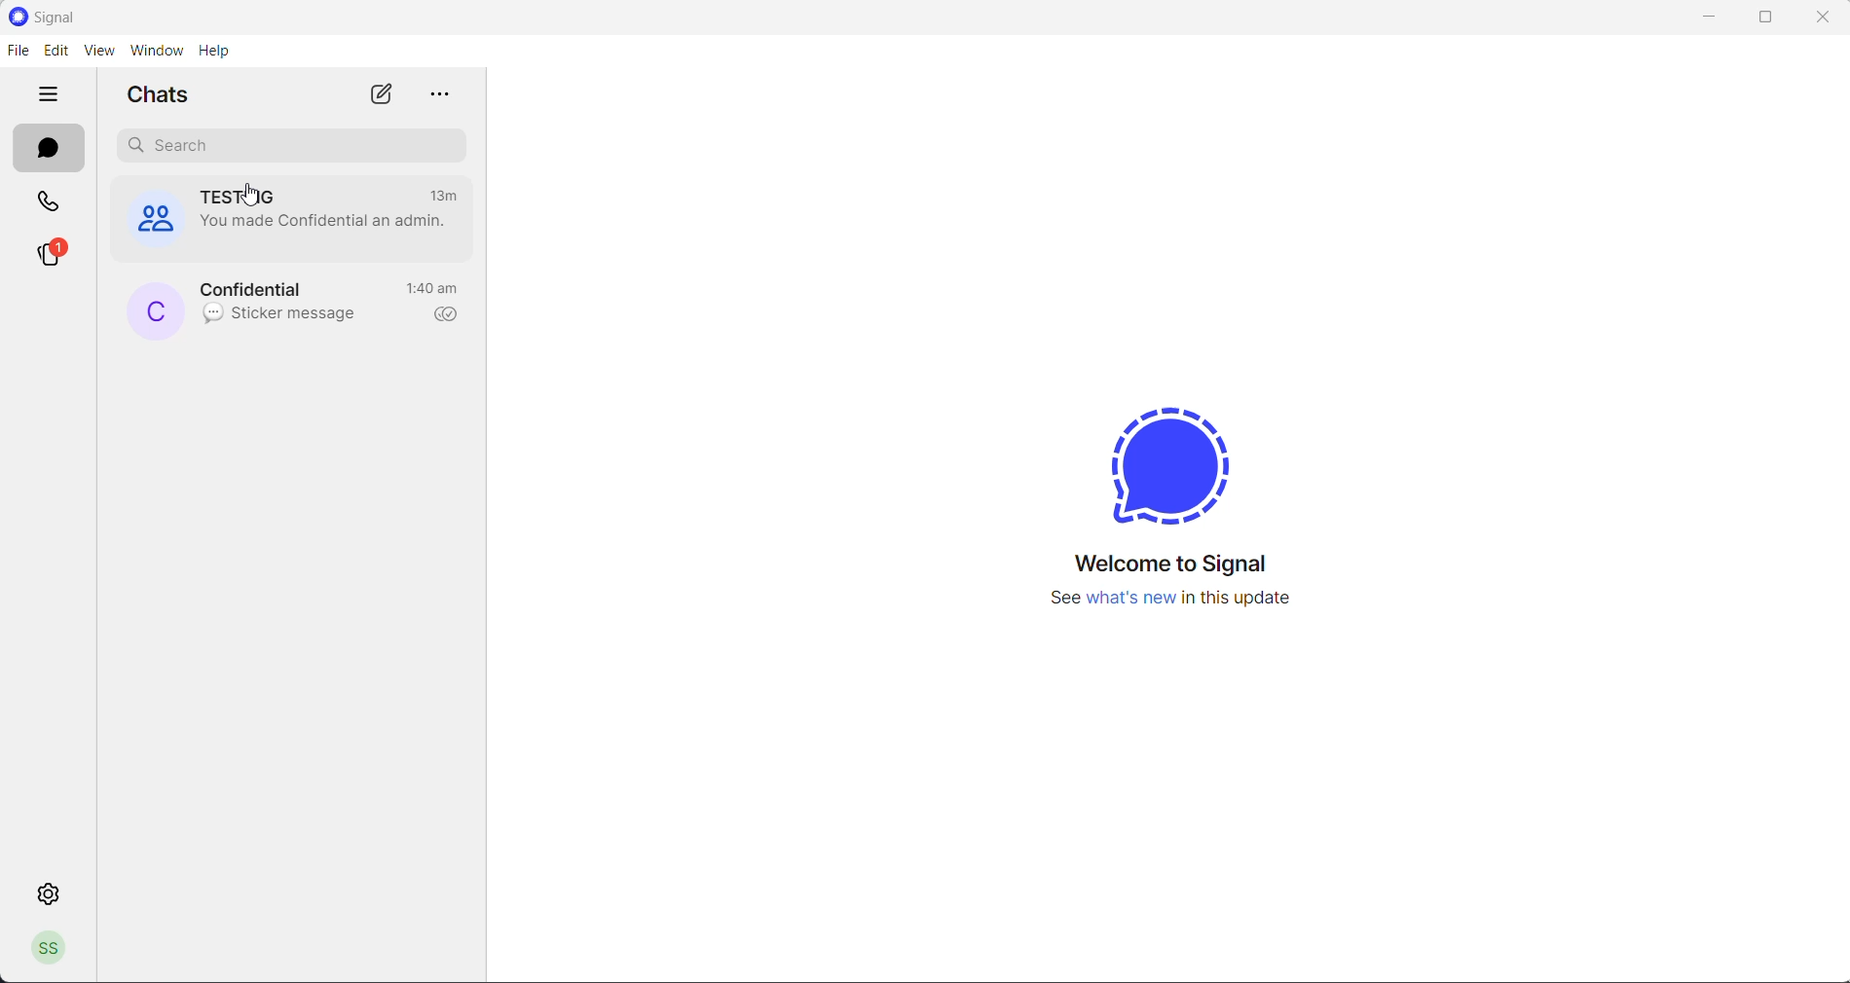 The height and width of the screenshot is (983, 1850). Describe the element at coordinates (51, 147) in the screenshot. I see `chats` at that location.